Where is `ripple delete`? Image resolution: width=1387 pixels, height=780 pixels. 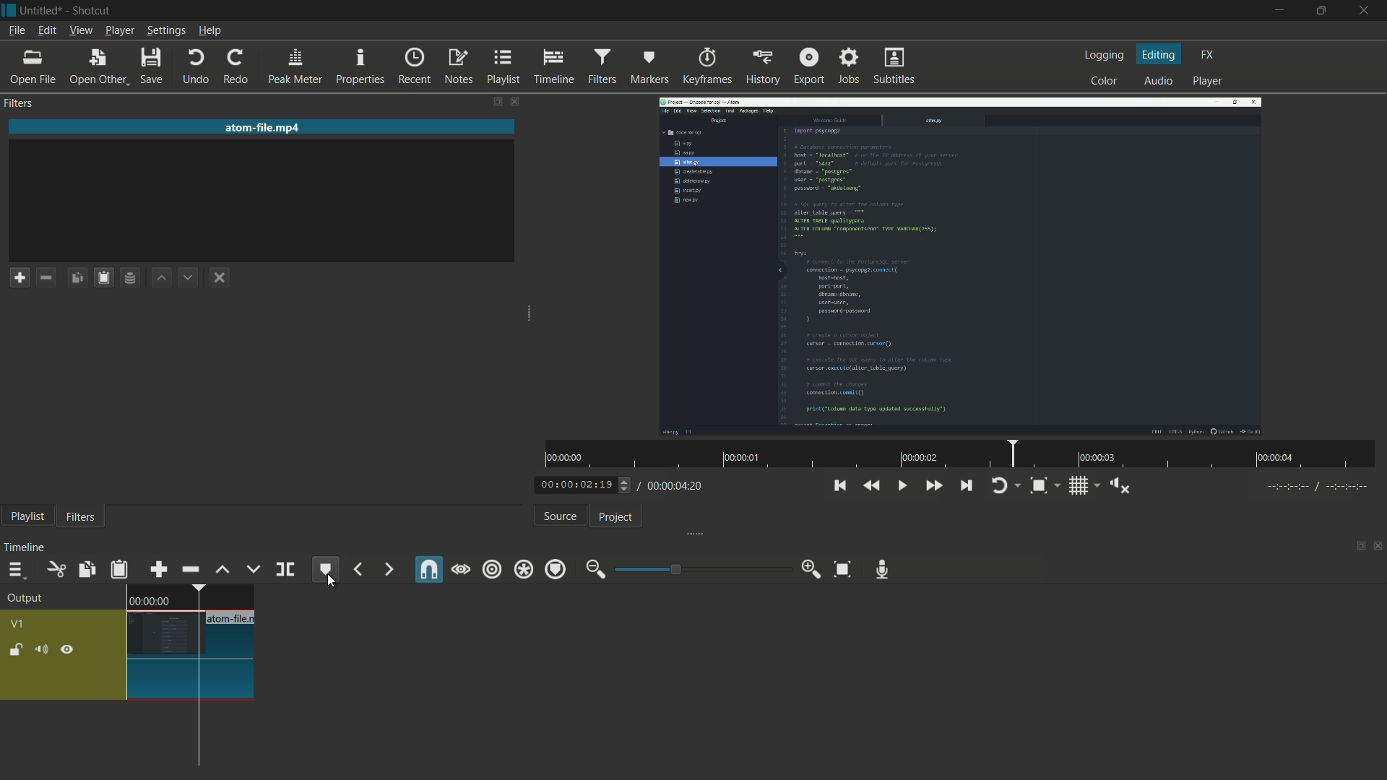 ripple delete is located at coordinates (189, 571).